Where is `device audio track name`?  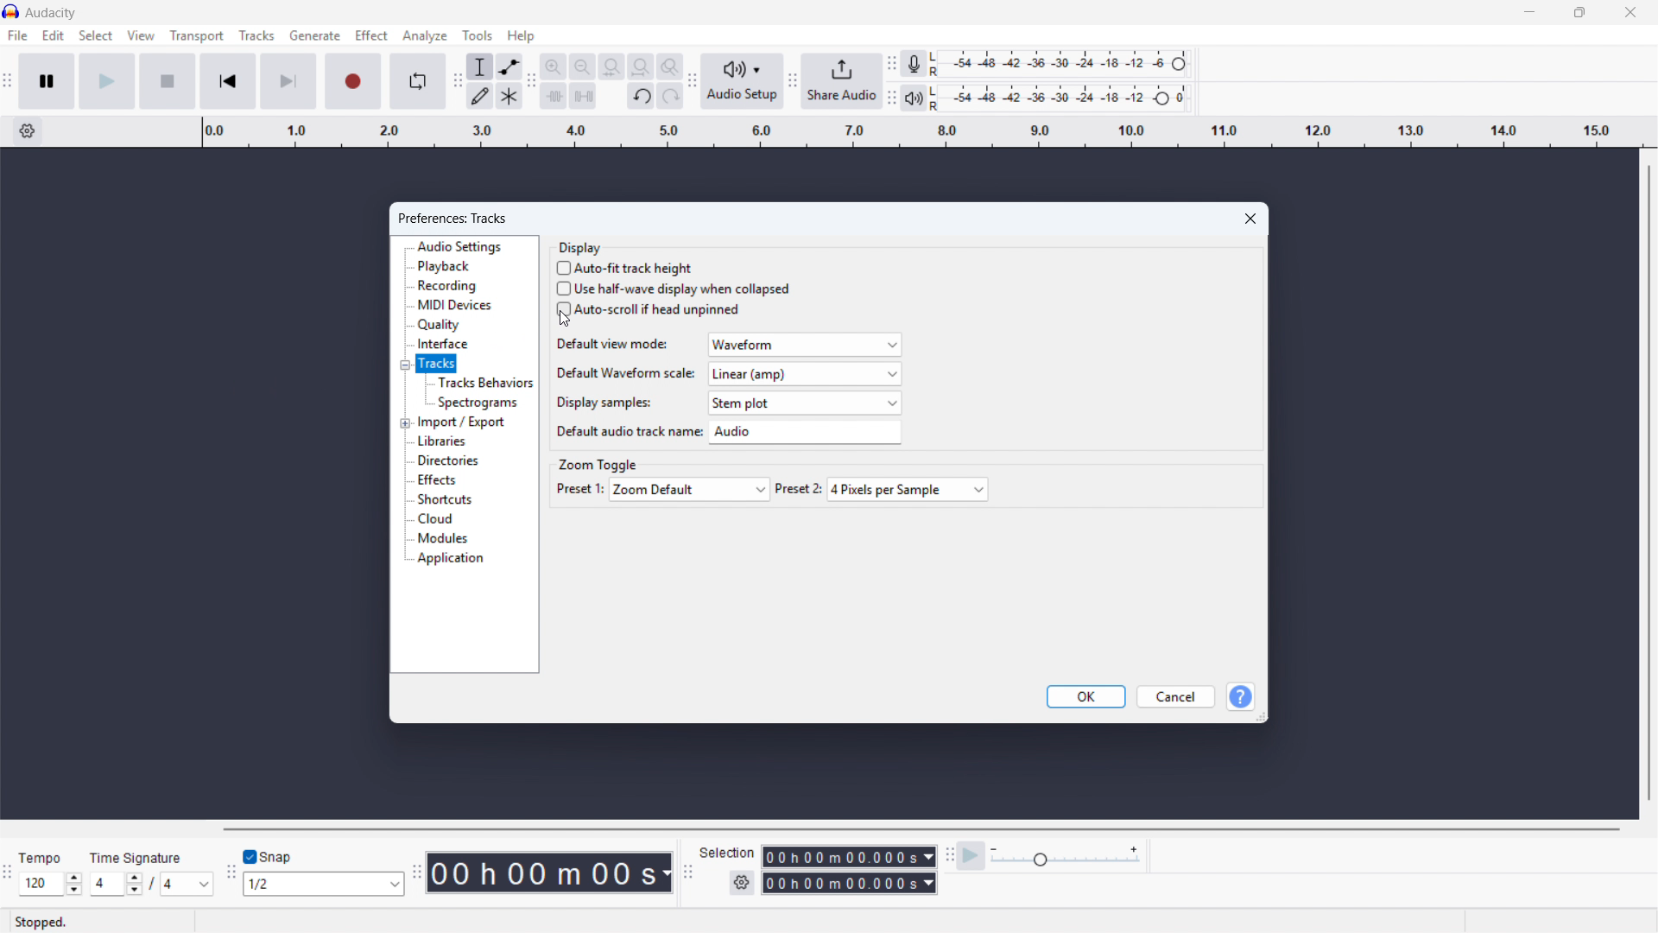
device audio track name is located at coordinates (725, 433).